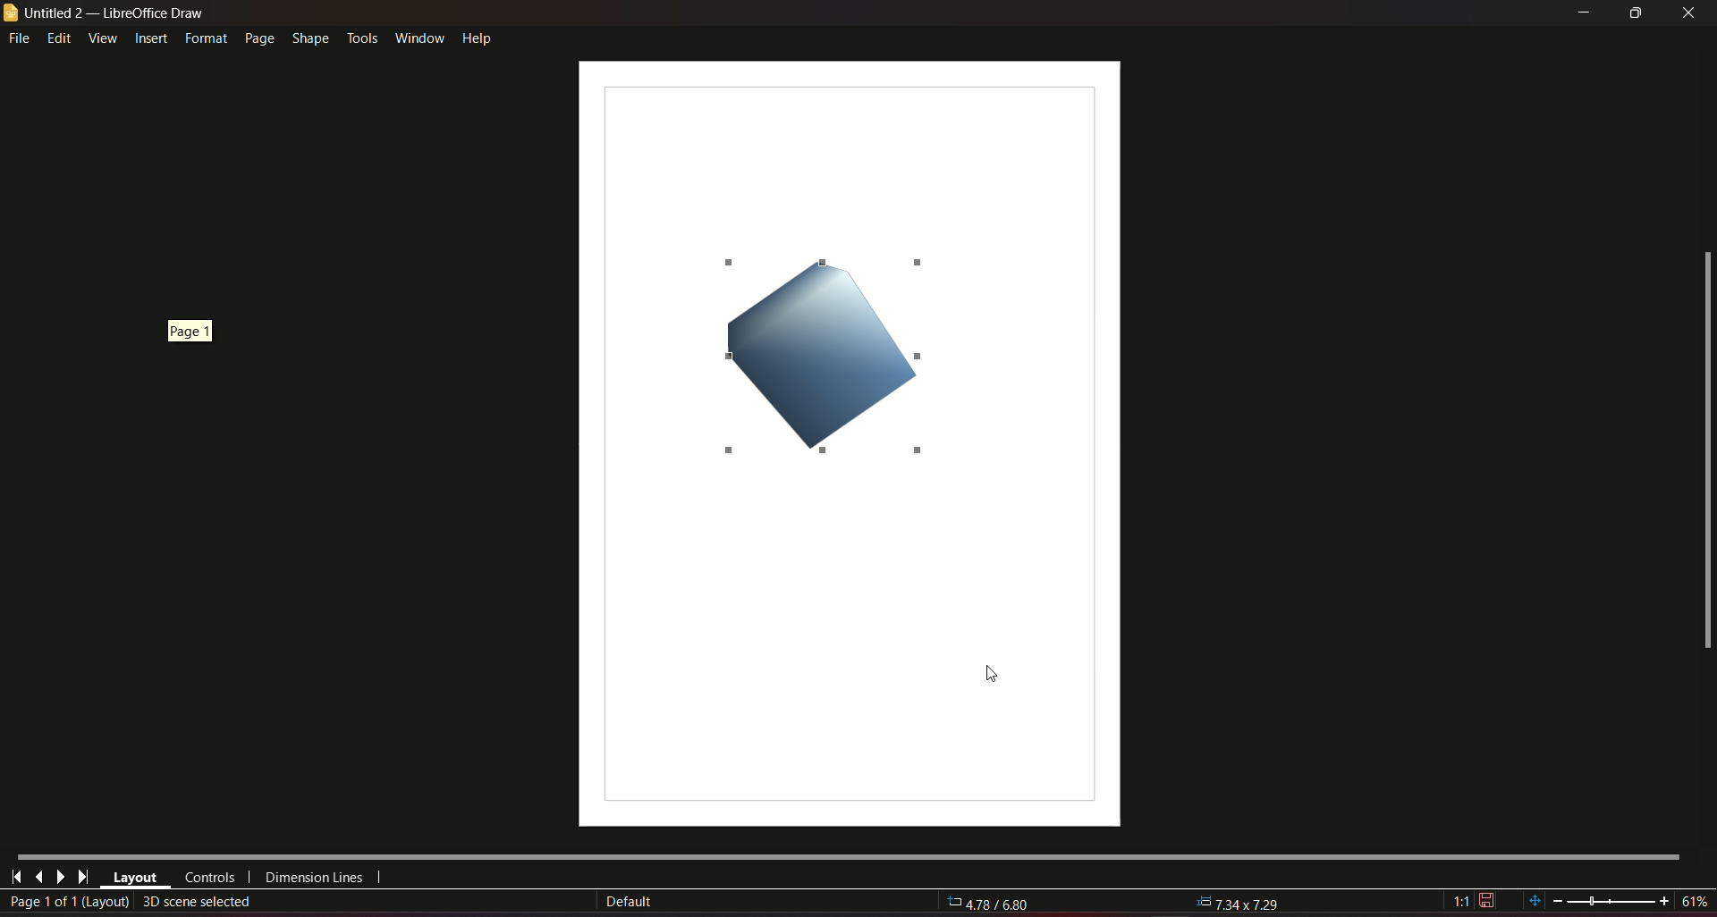 This screenshot has width=1717, height=917. I want to click on window, so click(418, 35).